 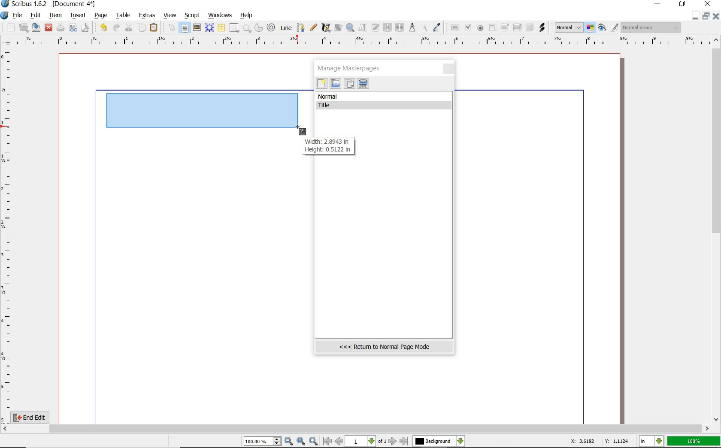 I want to click on minimize, so click(x=658, y=4).